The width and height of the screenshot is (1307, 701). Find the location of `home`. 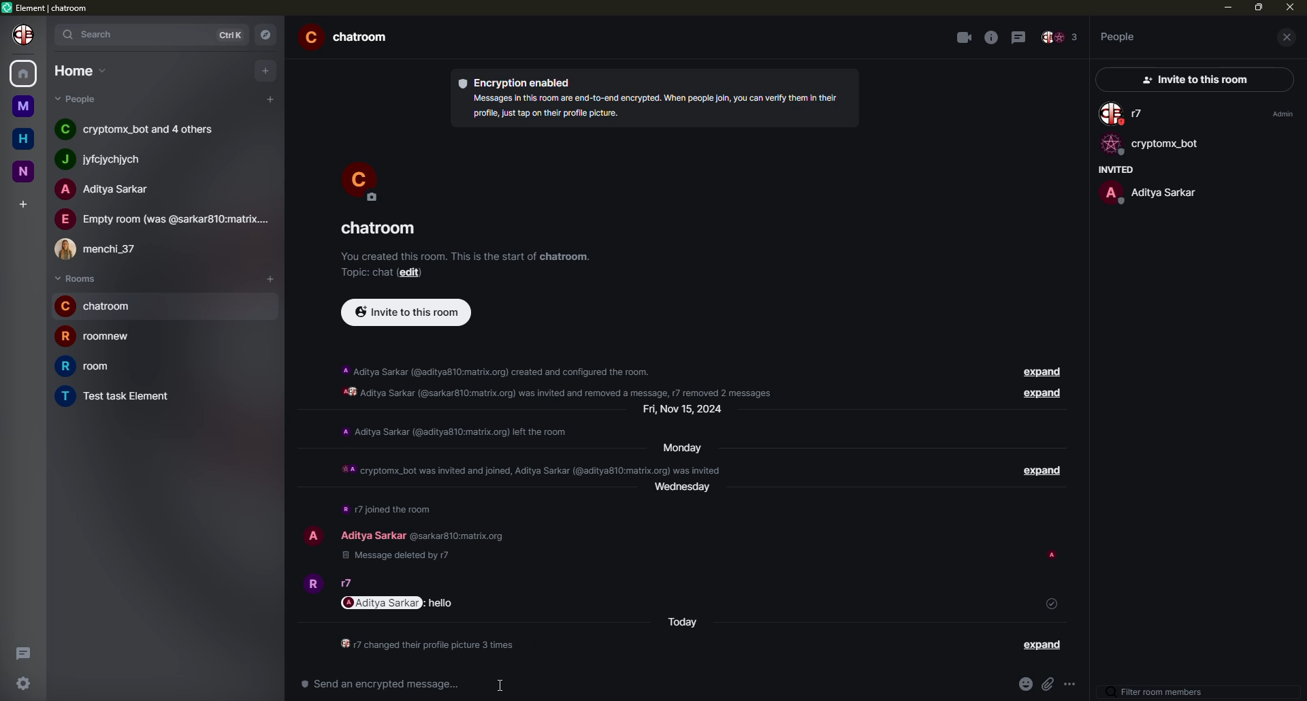

home is located at coordinates (82, 70).